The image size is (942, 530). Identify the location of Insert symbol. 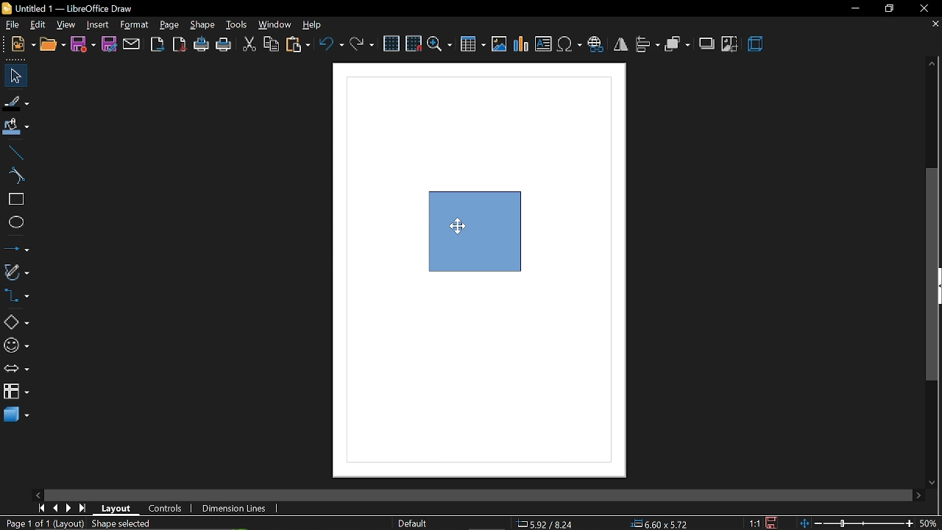
(570, 46).